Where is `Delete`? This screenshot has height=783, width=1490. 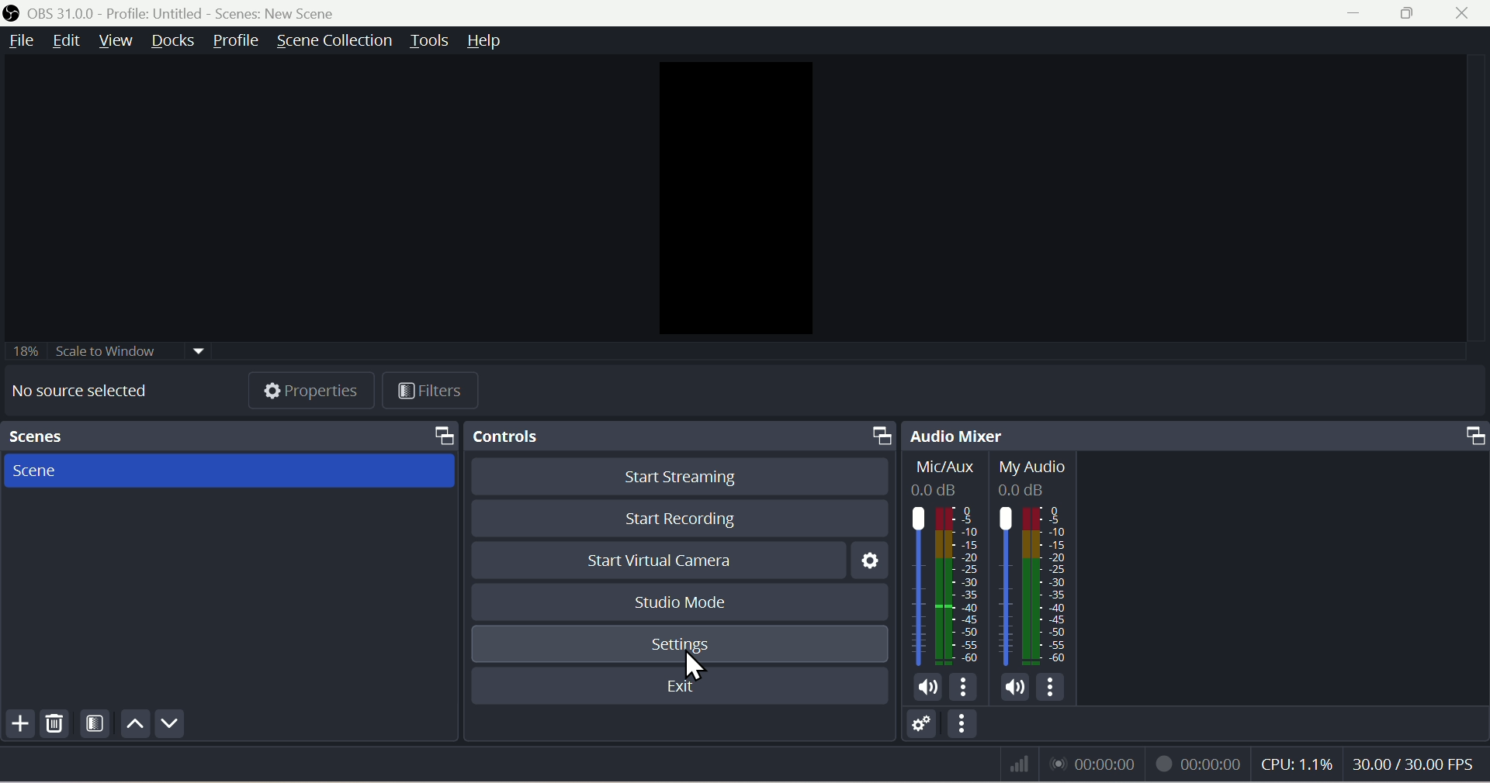
Delete is located at coordinates (57, 723).